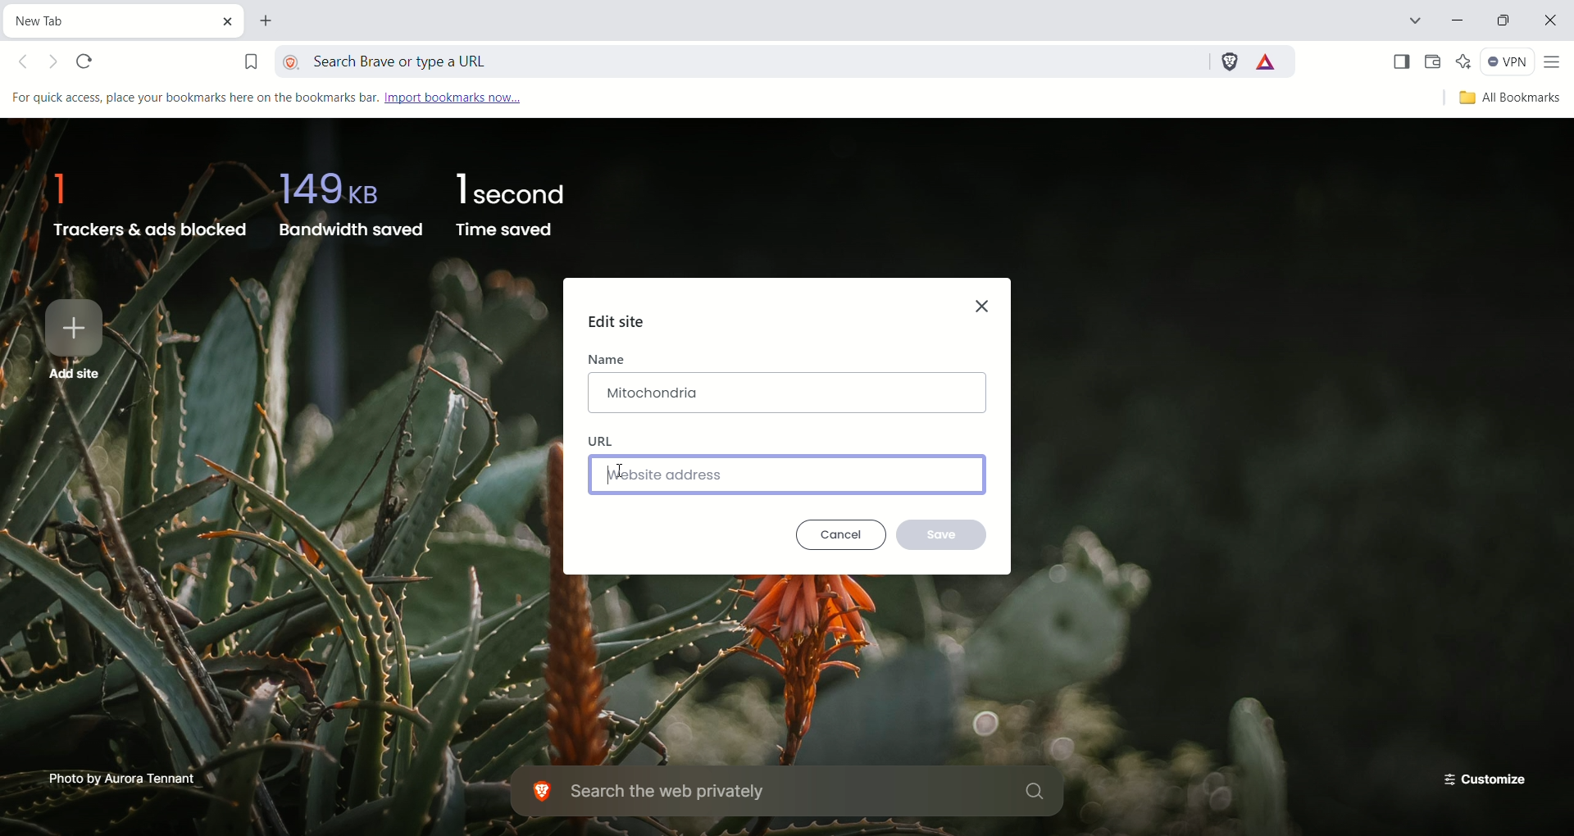 This screenshot has height=836, width=1574. Describe the element at coordinates (232, 20) in the screenshot. I see `close current tab` at that location.